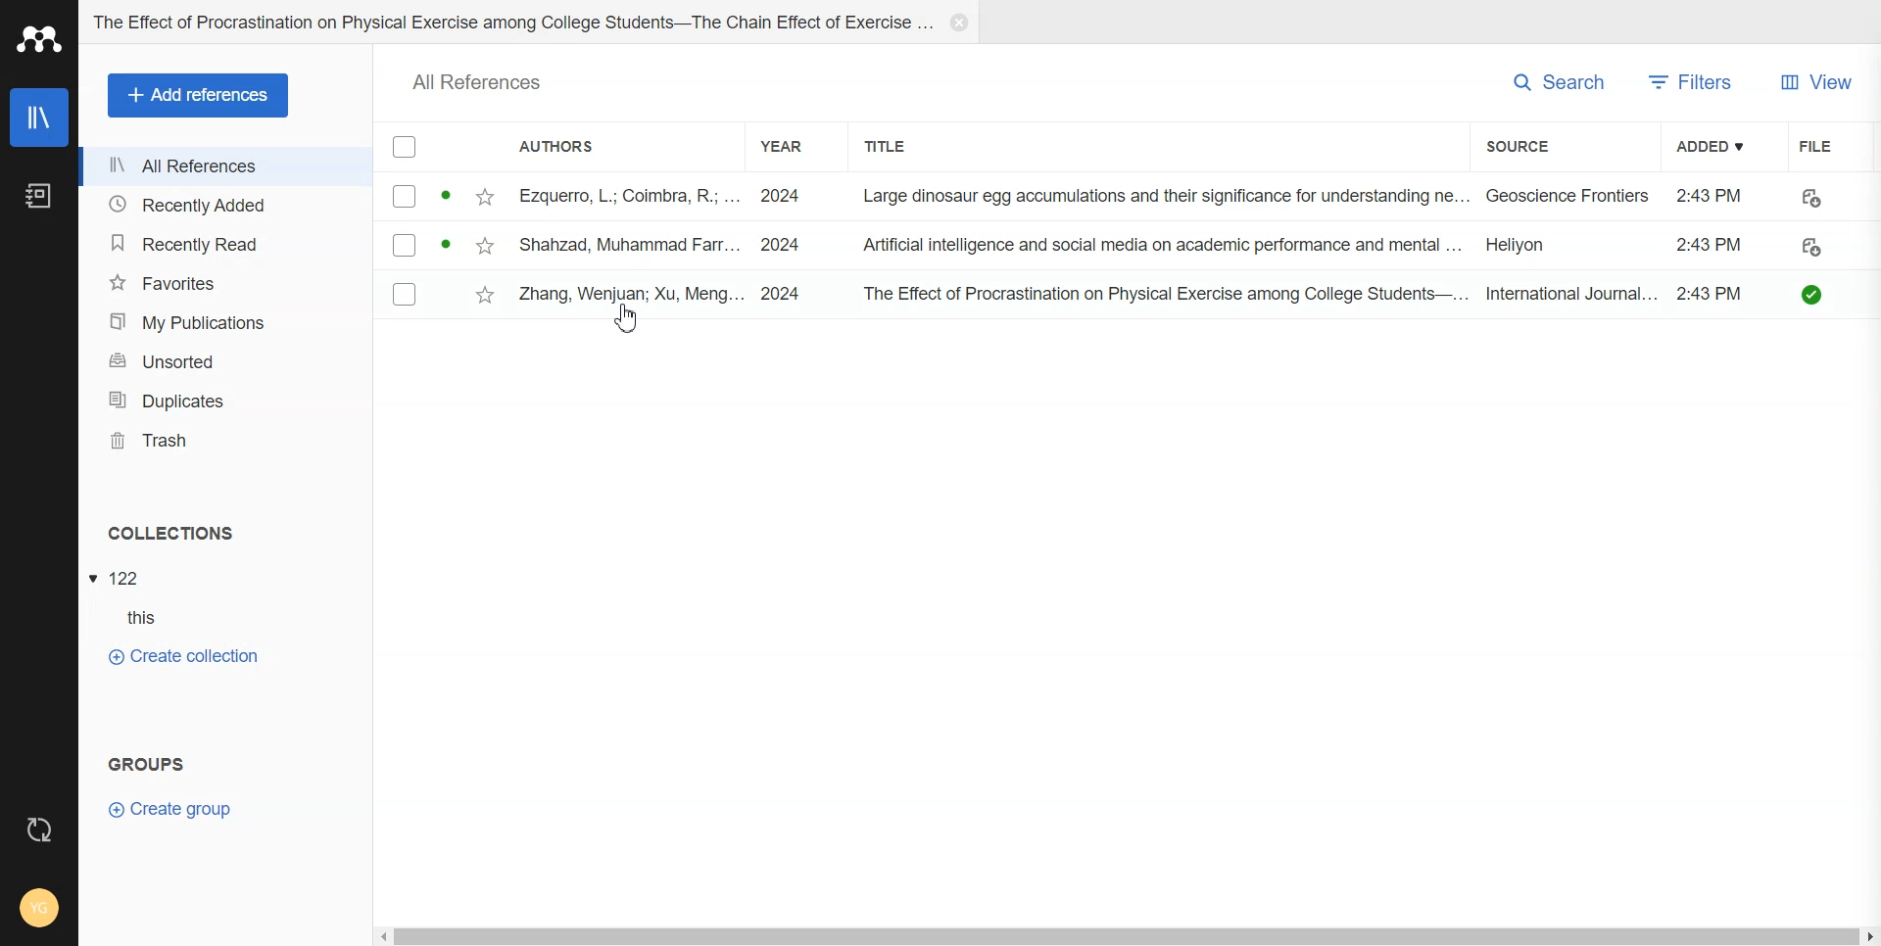 Image resolution: width=1881 pixels, height=946 pixels. What do you see at coordinates (231, 400) in the screenshot?
I see `Duplicates` at bounding box center [231, 400].